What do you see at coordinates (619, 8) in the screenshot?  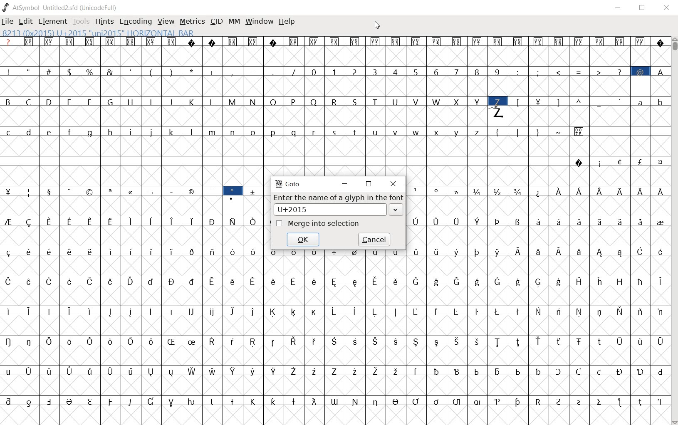 I see `MINIMIZE` at bounding box center [619, 8].